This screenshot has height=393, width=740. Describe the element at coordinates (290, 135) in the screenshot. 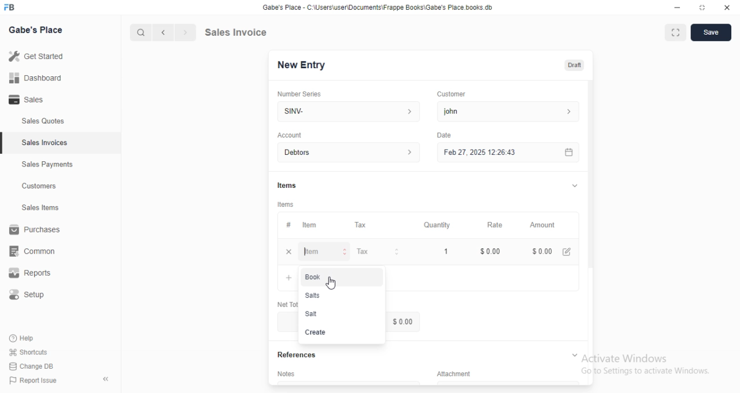

I see `Account` at that location.